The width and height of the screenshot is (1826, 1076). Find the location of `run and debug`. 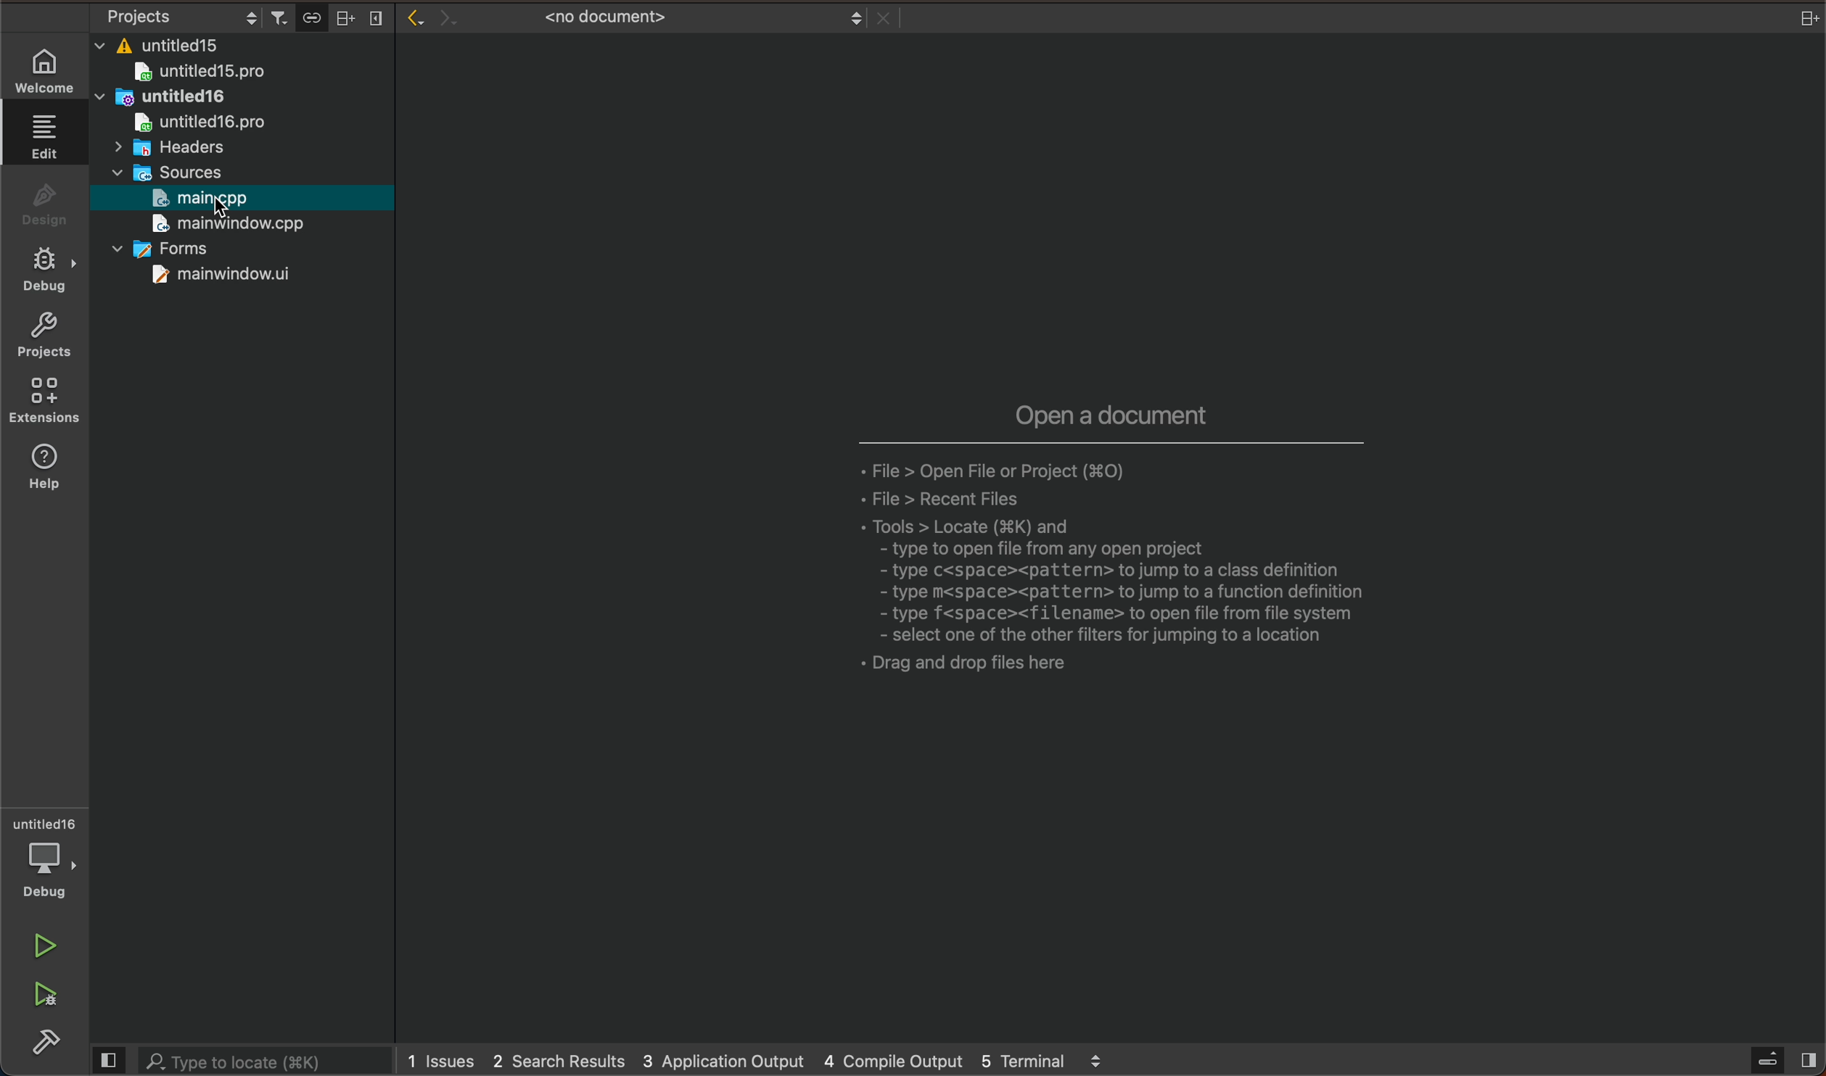

run and debug is located at coordinates (37, 993).